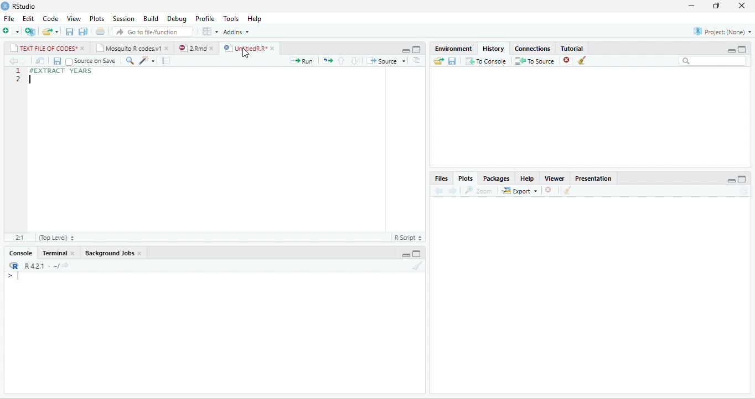  I want to click on save all, so click(82, 31).